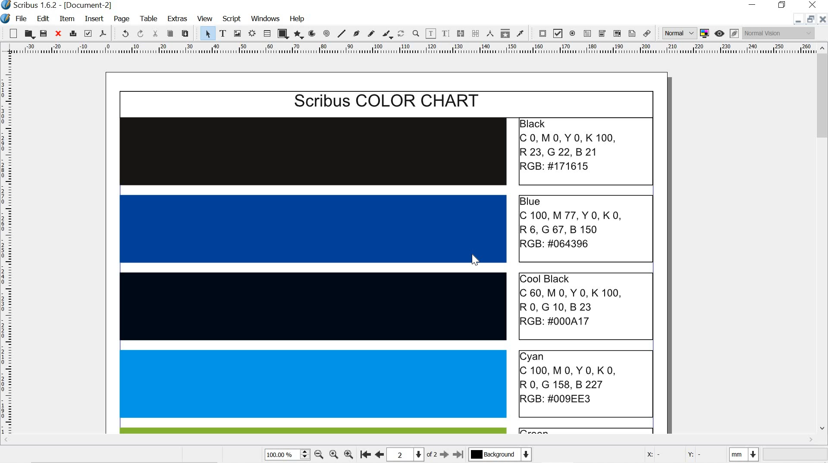  Describe the element at coordinates (124, 19) in the screenshot. I see `page` at that location.